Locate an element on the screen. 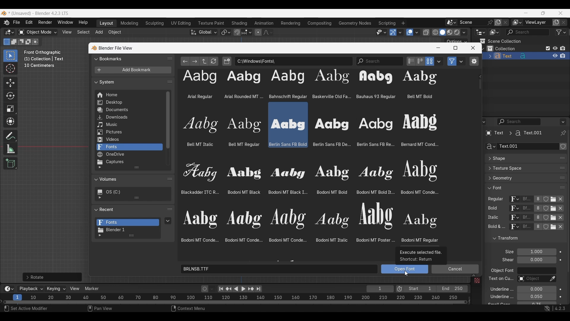 The image size is (570, 321). Object menu is located at coordinates (115, 32).